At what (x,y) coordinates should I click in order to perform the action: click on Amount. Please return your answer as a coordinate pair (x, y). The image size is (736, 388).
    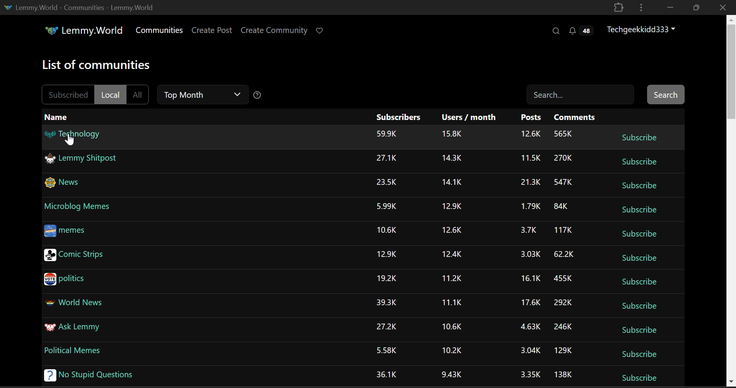
    Looking at the image, I should click on (531, 278).